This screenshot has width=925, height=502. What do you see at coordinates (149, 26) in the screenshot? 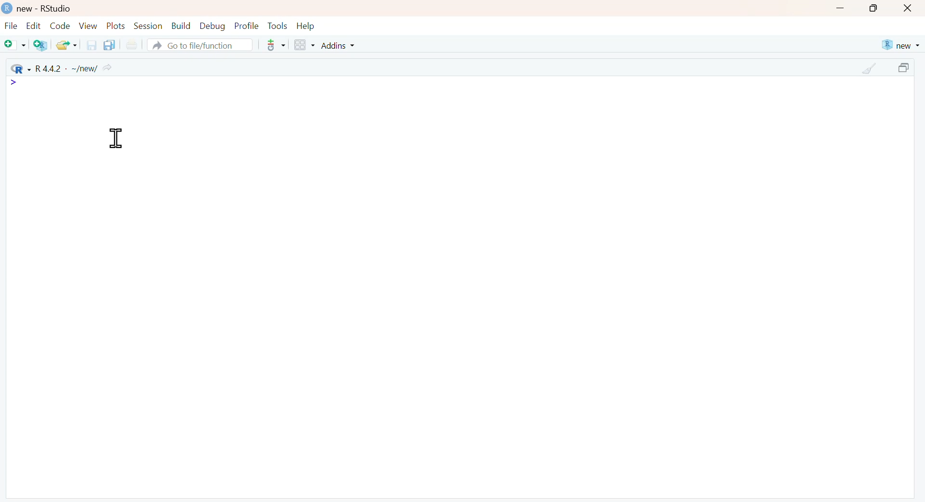
I see `Session` at bounding box center [149, 26].